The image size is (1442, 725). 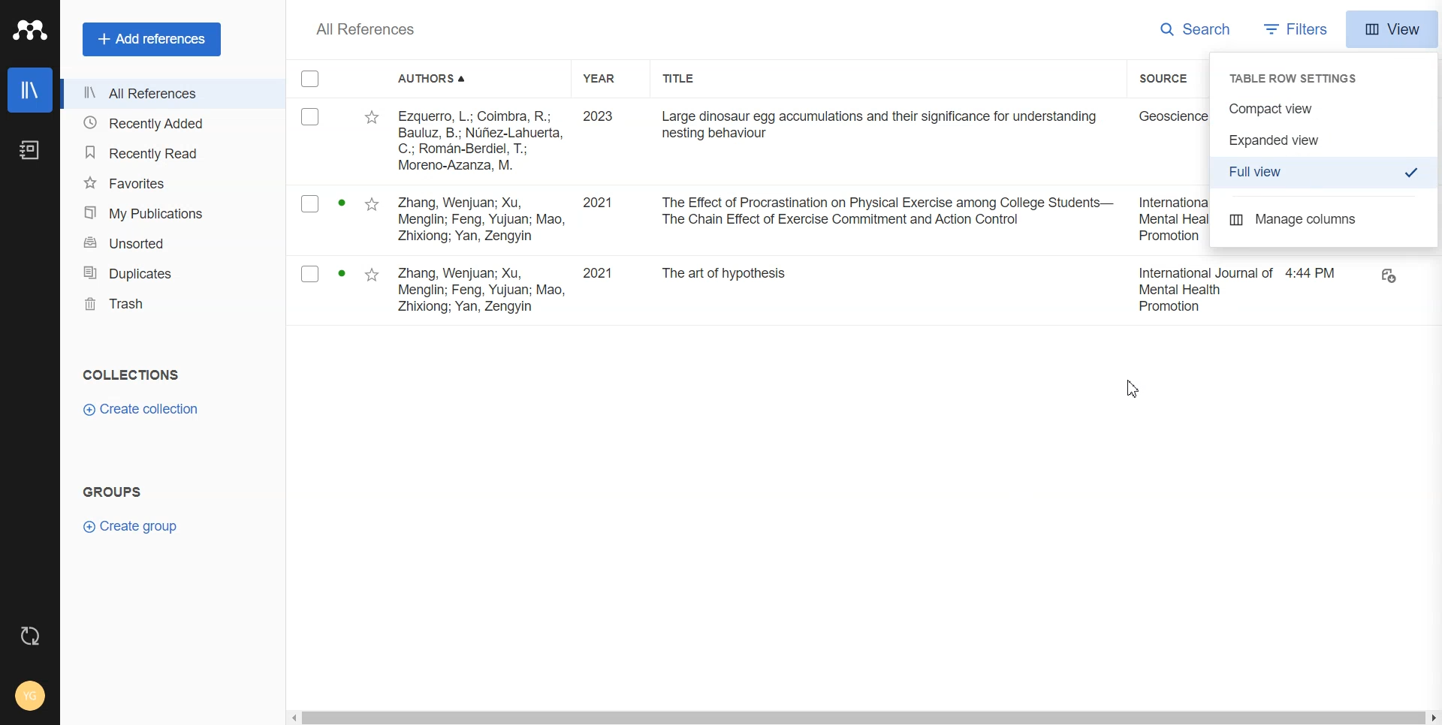 I want to click on Recently Added, so click(x=158, y=122).